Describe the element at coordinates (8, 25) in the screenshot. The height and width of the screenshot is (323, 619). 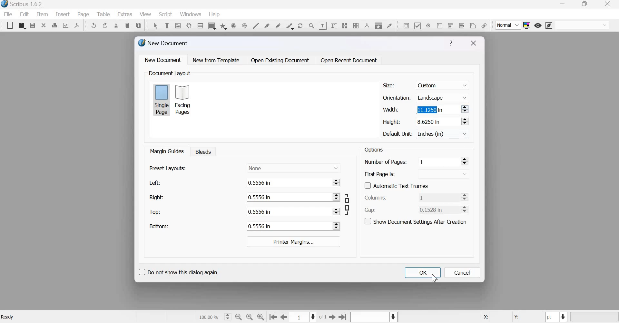
I see `New` at that location.